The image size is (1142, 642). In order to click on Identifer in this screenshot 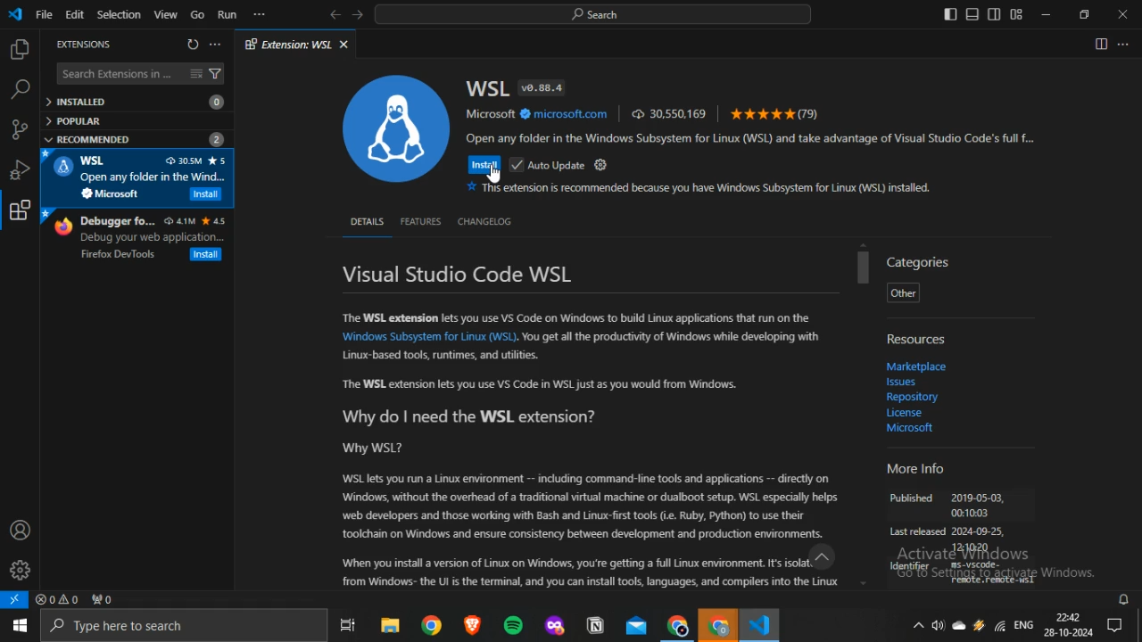, I will do `click(910, 565)`.